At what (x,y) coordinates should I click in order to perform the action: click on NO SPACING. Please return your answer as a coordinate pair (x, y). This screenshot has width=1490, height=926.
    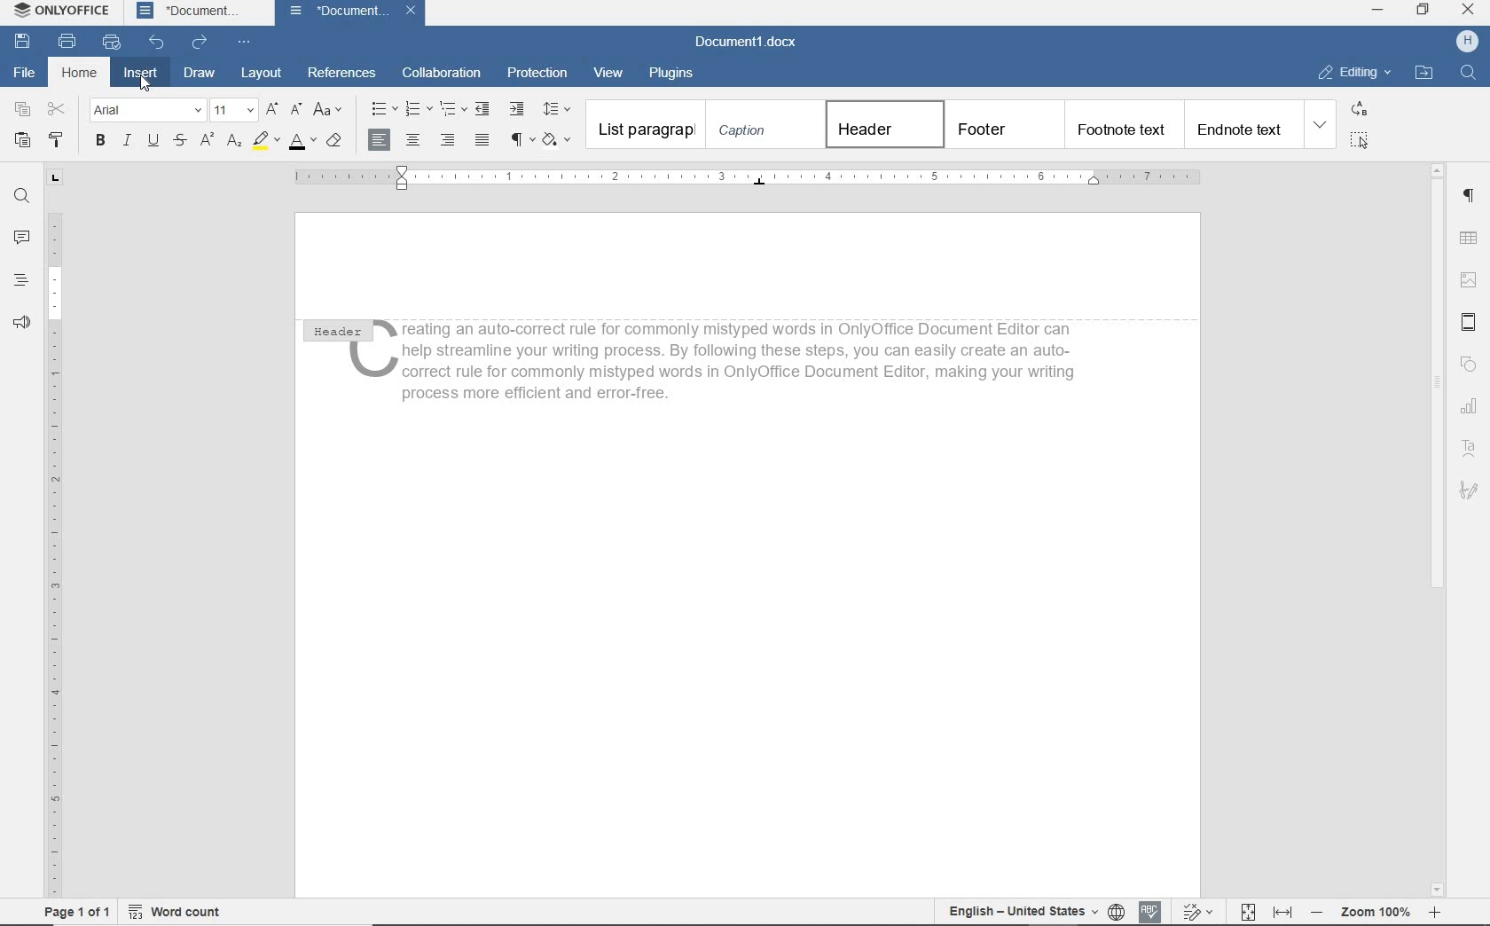
    Looking at the image, I should click on (764, 124).